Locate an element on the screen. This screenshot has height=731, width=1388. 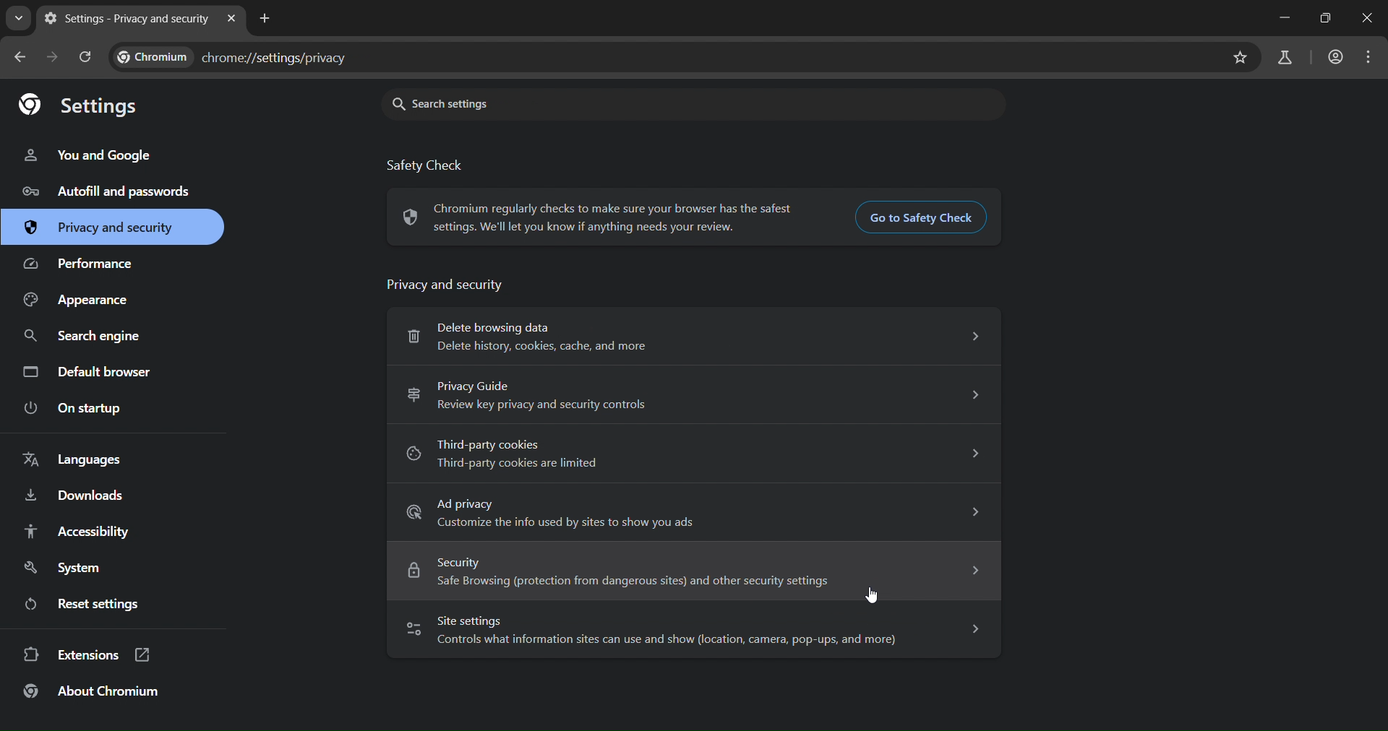
account is located at coordinates (1334, 57).